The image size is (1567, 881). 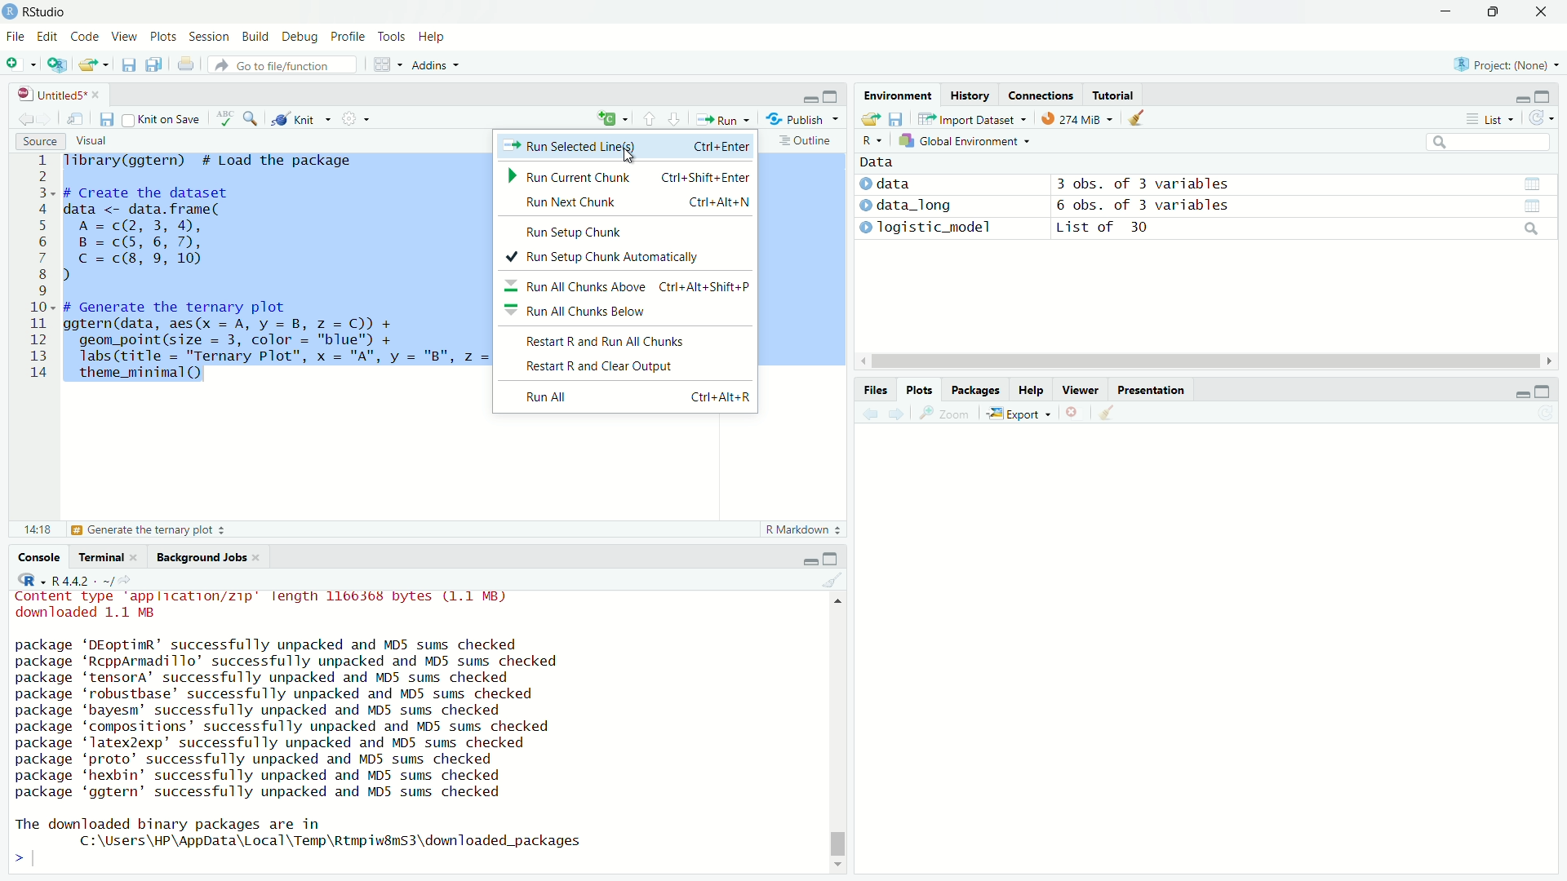 I want to click on List, so click(x=1486, y=119).